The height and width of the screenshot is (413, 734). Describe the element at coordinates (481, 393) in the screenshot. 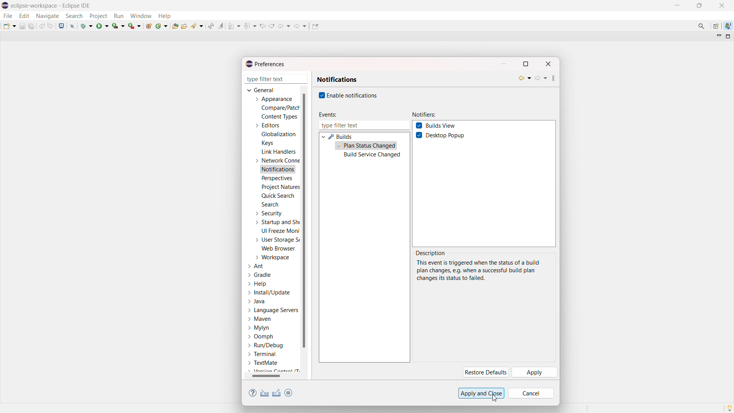

I see `apply and close` at that location.